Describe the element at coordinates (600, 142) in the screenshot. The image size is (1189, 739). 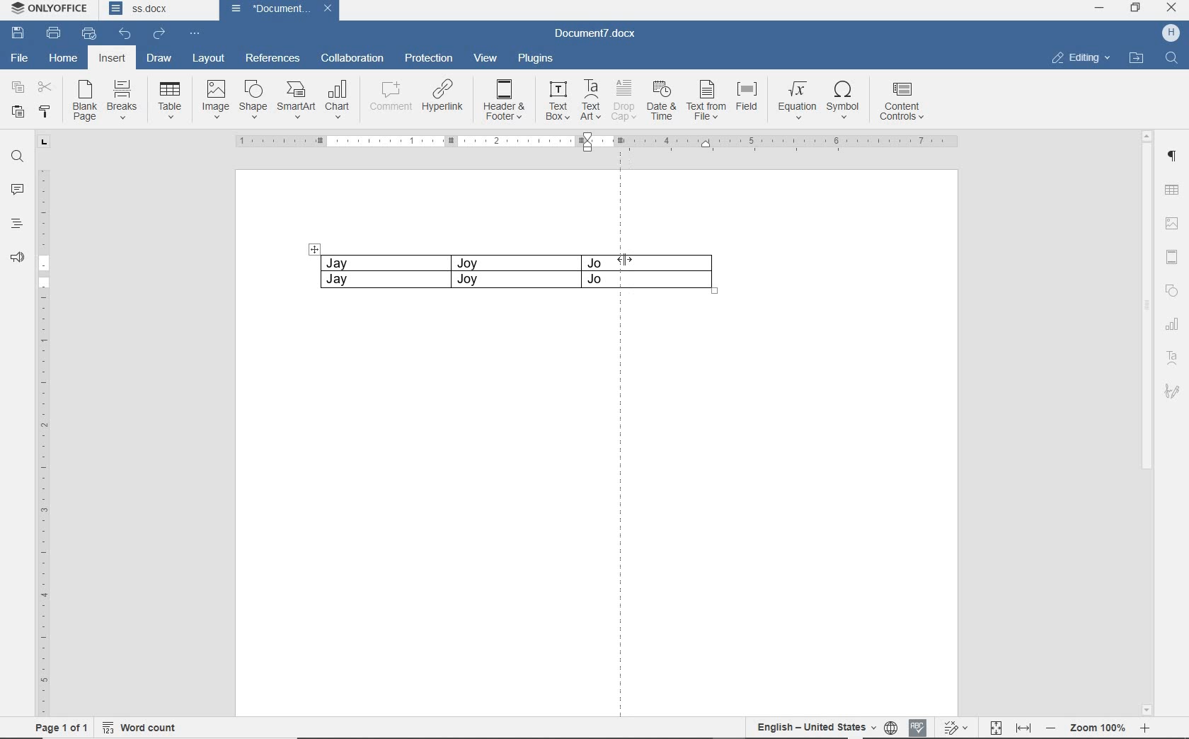
I see `RULER` at that location.